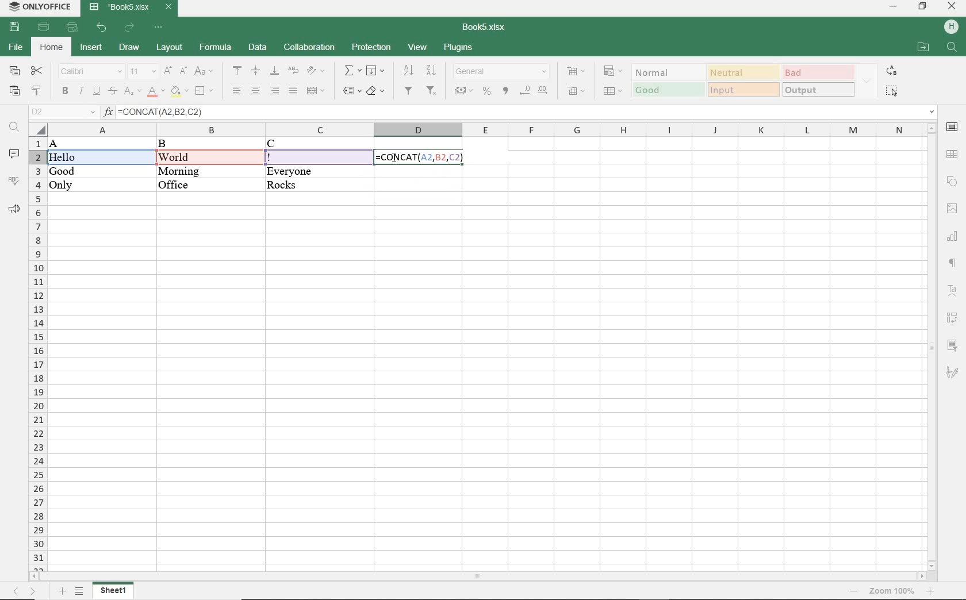 This screenshot has width=966, height=600. I want to click on SUBSCRIPT/SUPERSCRIPT, so click(131, 92).